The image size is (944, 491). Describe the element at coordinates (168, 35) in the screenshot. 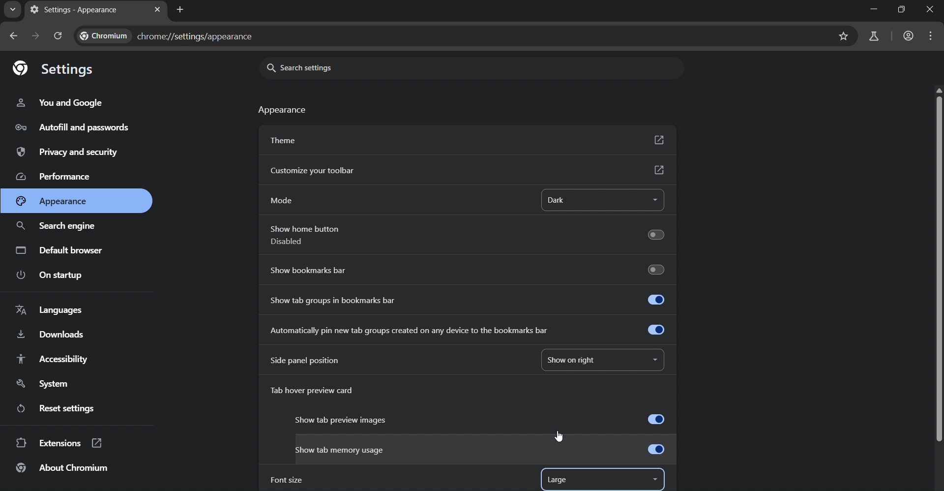

I see `text` at that location.